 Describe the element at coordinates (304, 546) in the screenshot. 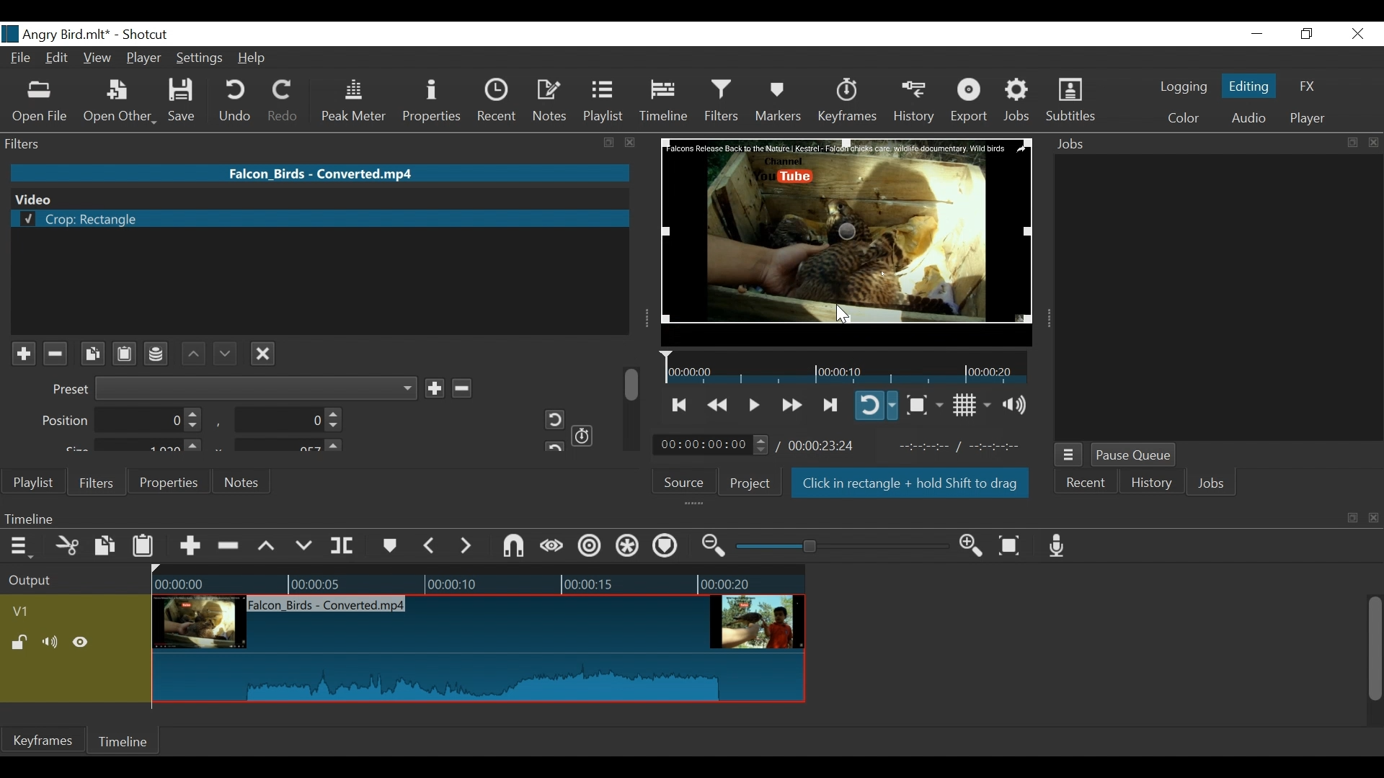

I see `Overwrite` at that location.